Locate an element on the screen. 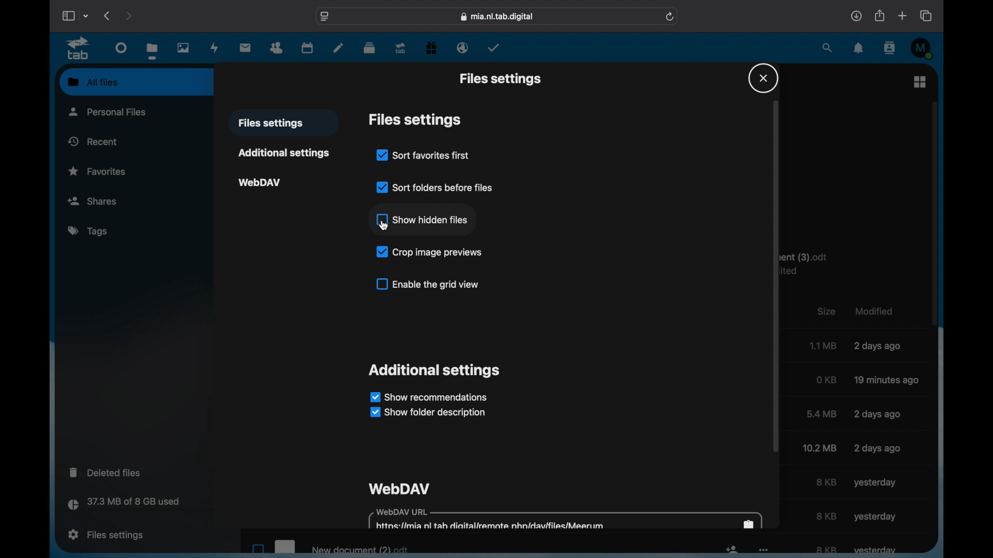 The image size is (993, 558). tab is located at coordinates (80, 49).